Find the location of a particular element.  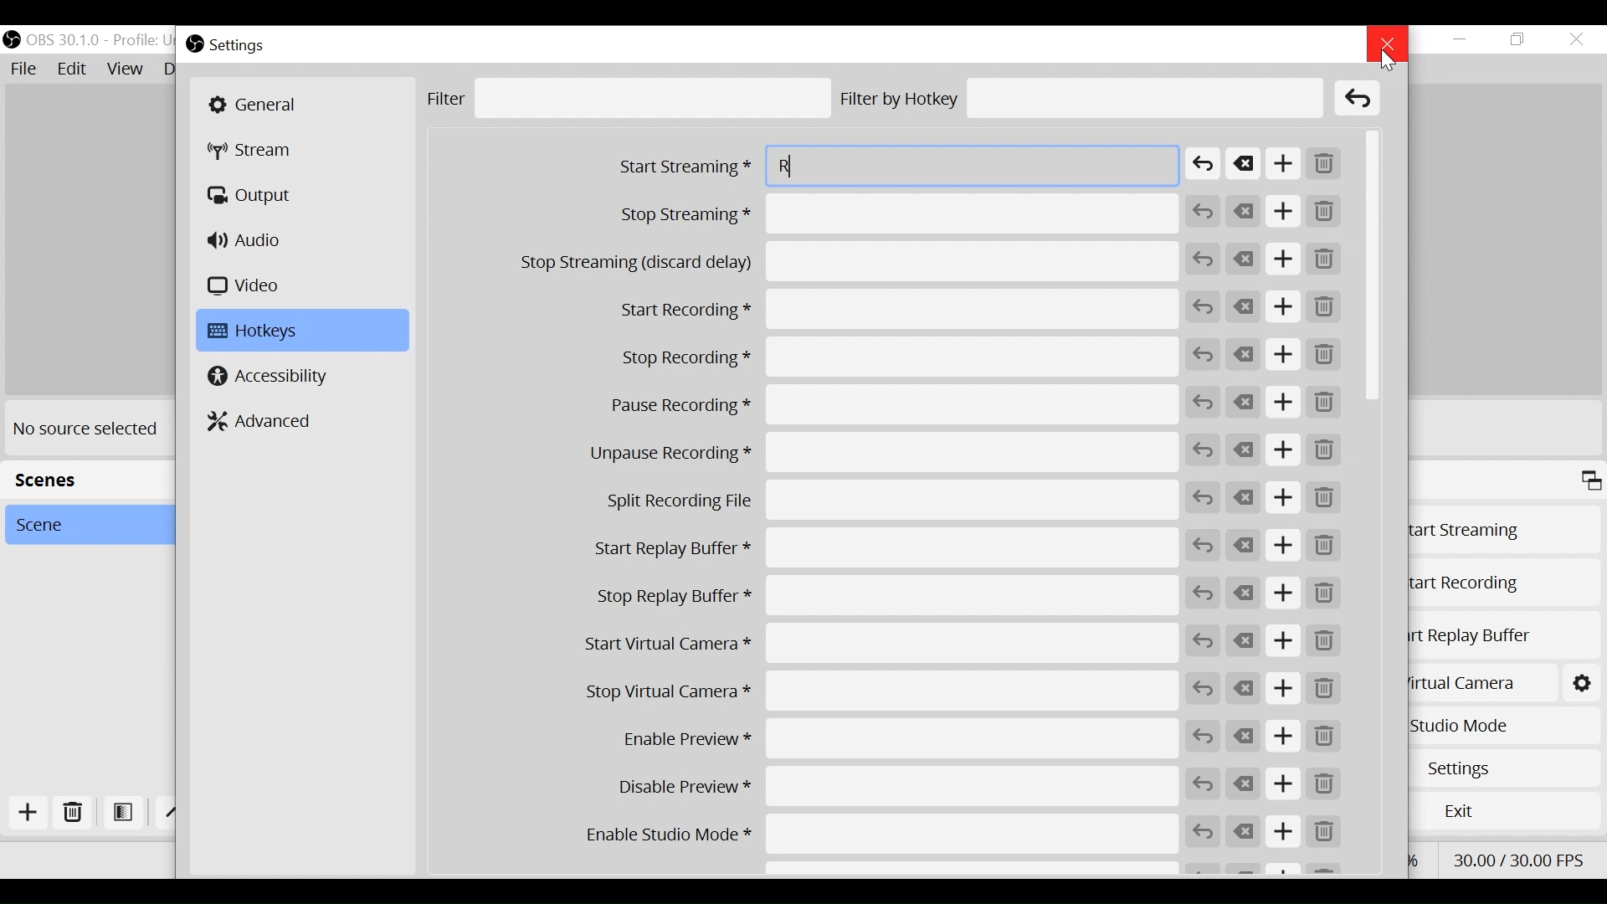

Split Recording File is located at coordinates (881, 501).